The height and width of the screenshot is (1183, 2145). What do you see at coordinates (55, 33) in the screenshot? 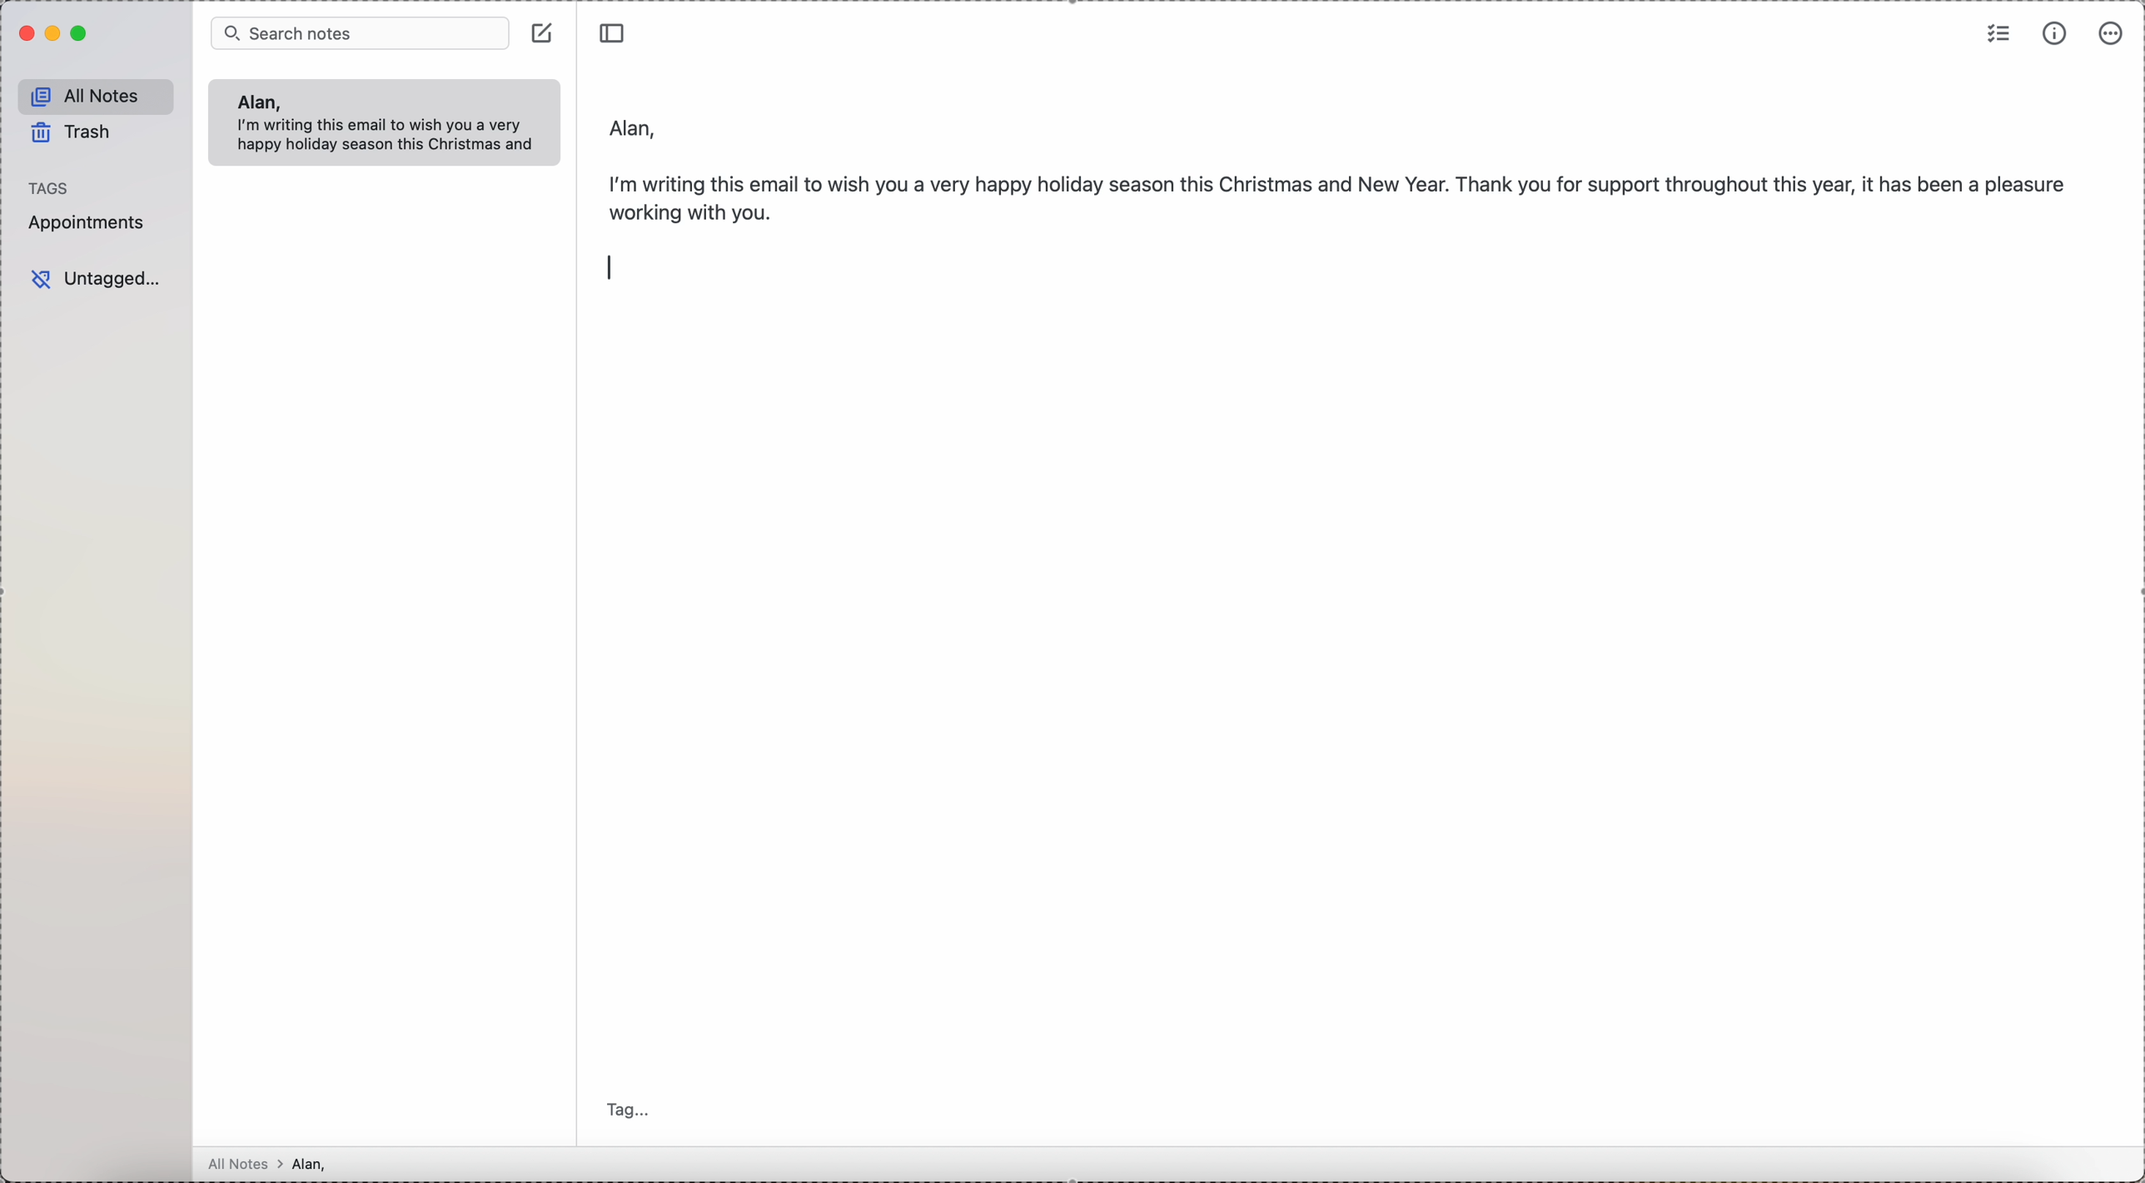
I see `minimize Simplenote` at bounding box center [55, 33].